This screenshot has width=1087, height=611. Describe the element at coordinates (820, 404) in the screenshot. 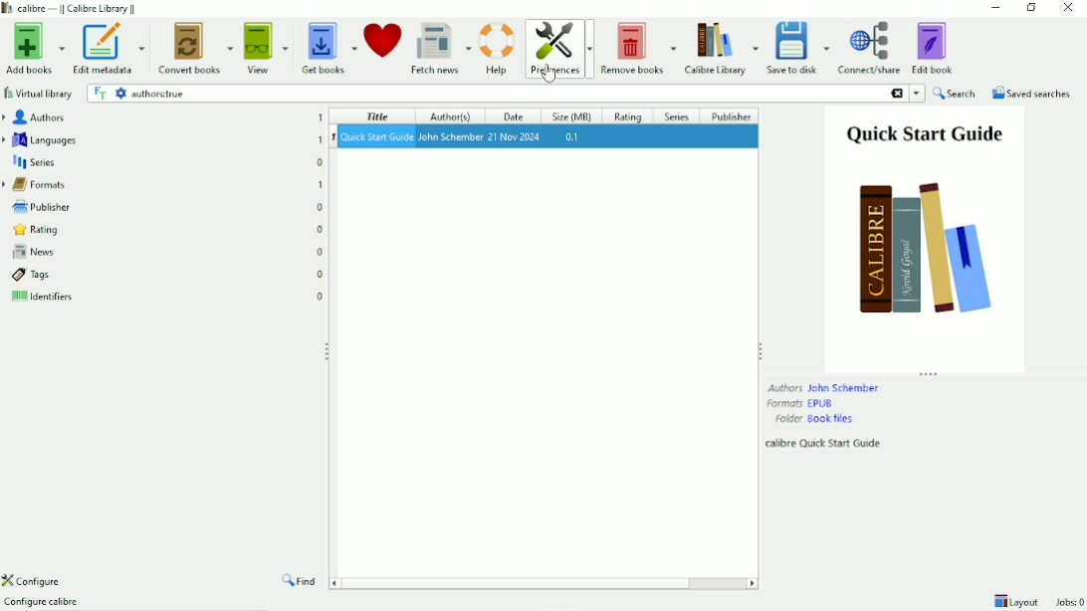

I see `EPUB` at that location.